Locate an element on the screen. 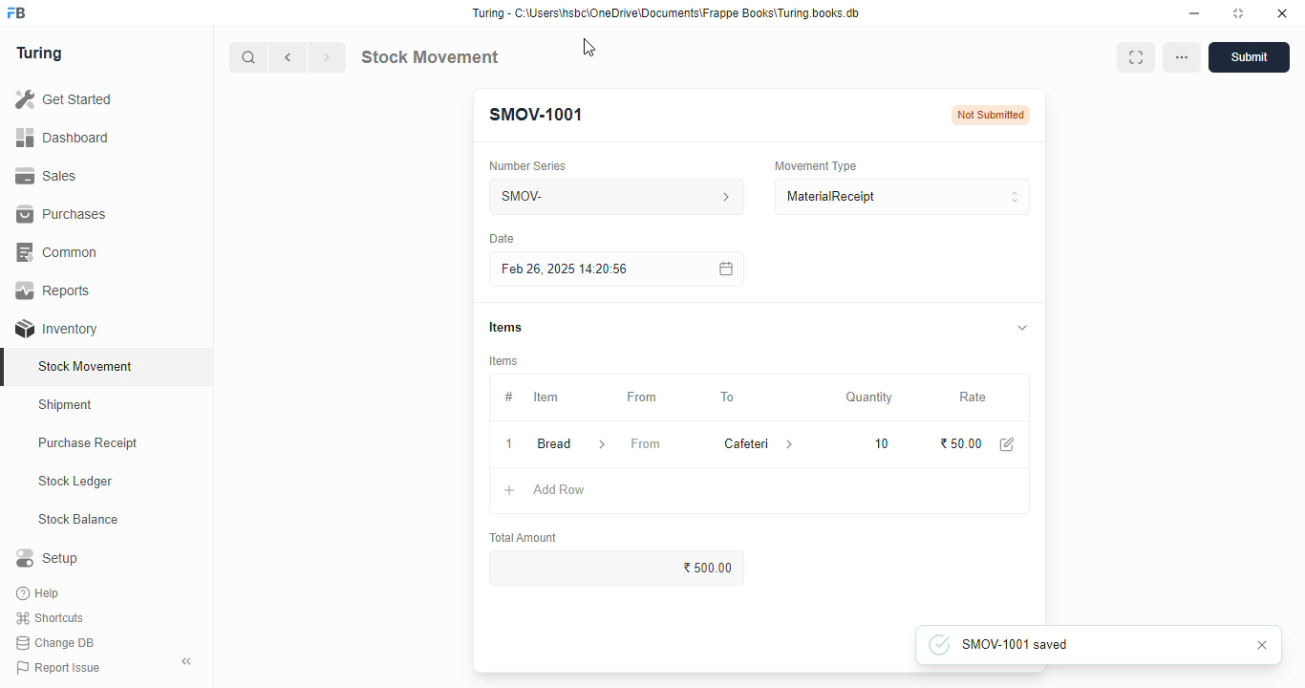 Image resolution: width=1305 pixels, height=688 pixels. purchases is located at coordinates (61, 214).